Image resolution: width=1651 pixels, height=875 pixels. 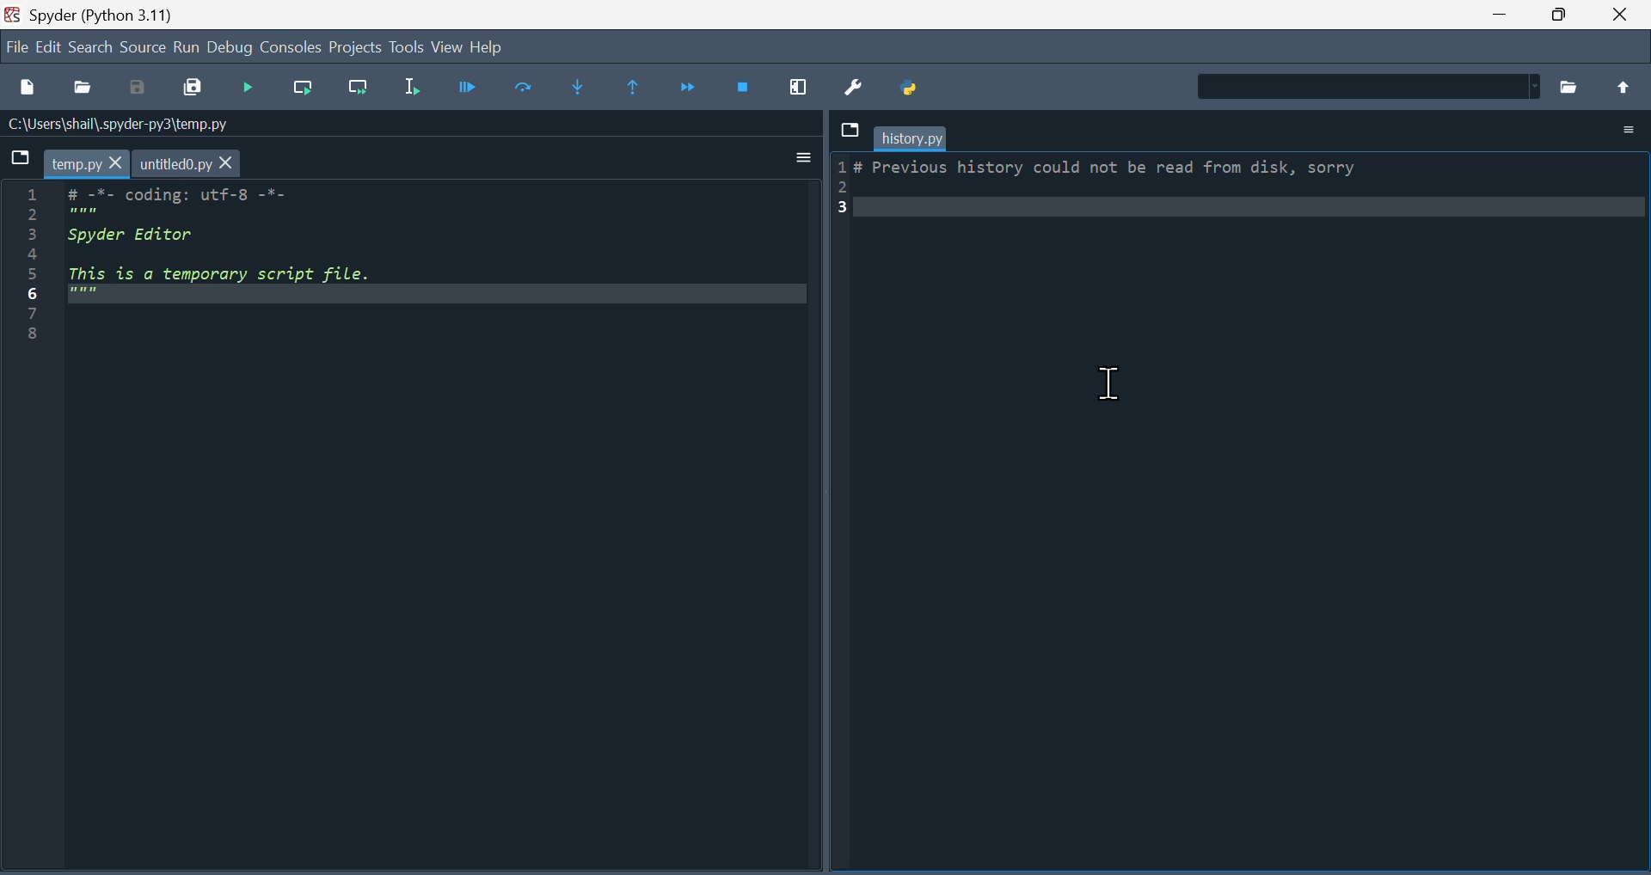 What do you see at coordinates (848, 128) in the screenshot?
I see `Dropdown` at bounding box center [848, 128].